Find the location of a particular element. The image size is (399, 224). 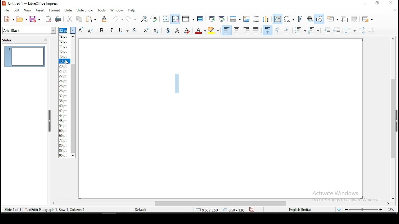

cut is located at coordinates (70, 19).